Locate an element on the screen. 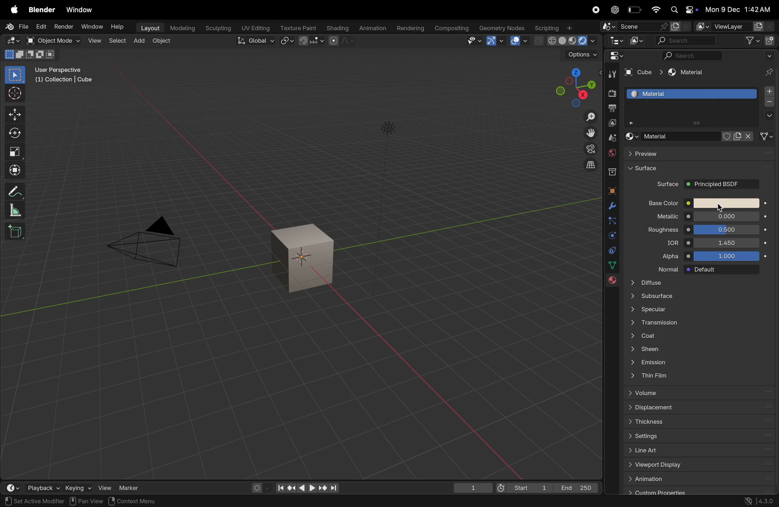 This screenshot has height=507, width=779. visibility is located at coordinates (474, 41).